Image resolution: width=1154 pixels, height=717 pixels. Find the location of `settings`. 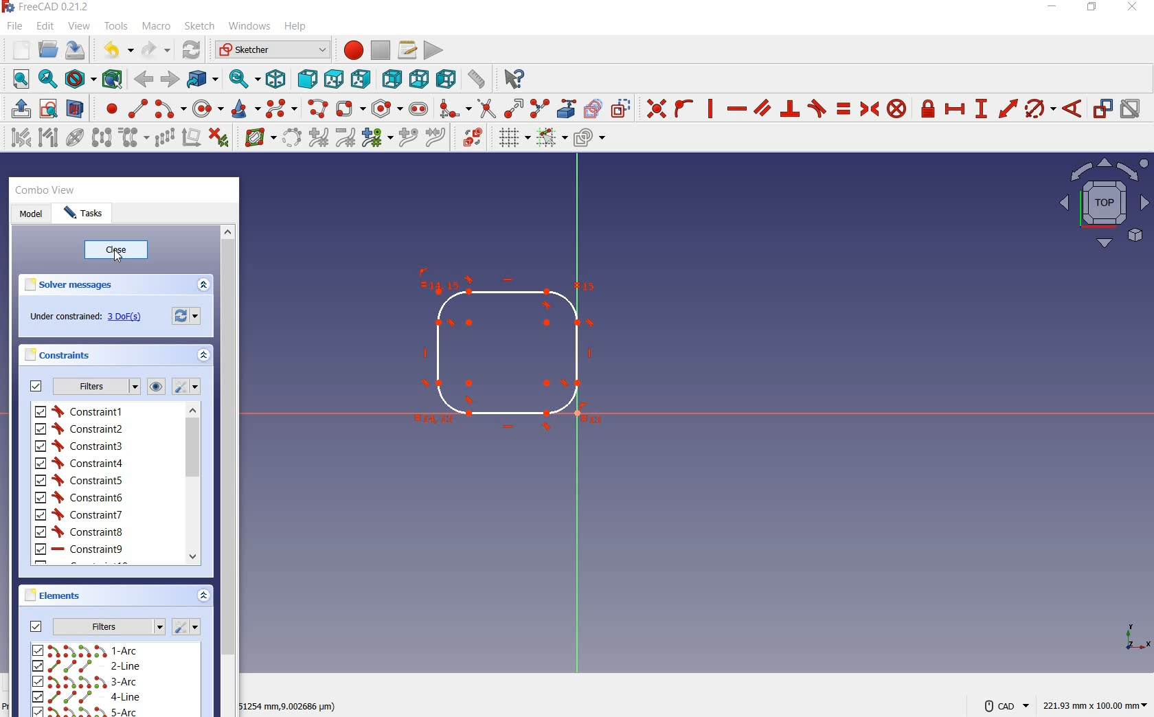

settings is located at coordinates (190, 628).